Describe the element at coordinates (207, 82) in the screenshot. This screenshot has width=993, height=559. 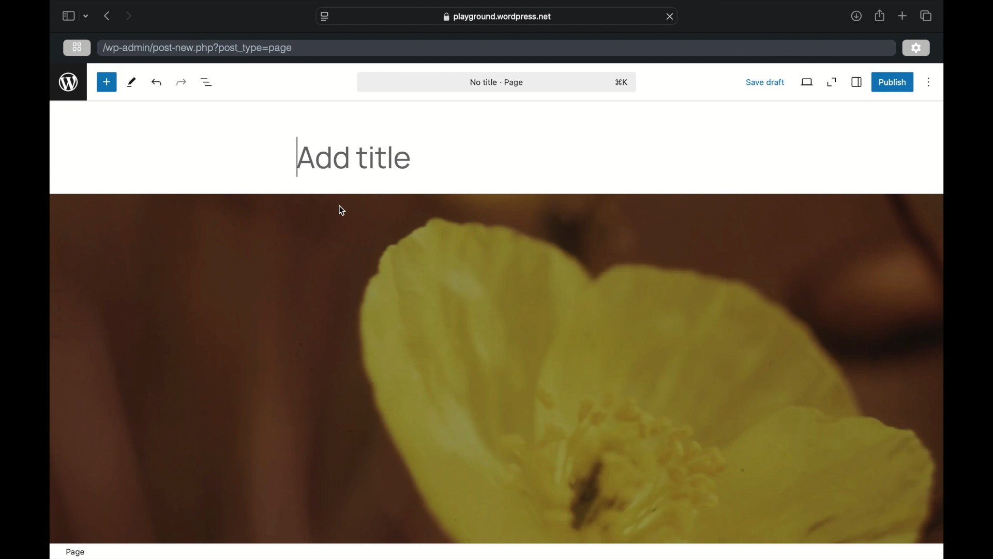
I see `document overview` at that location.